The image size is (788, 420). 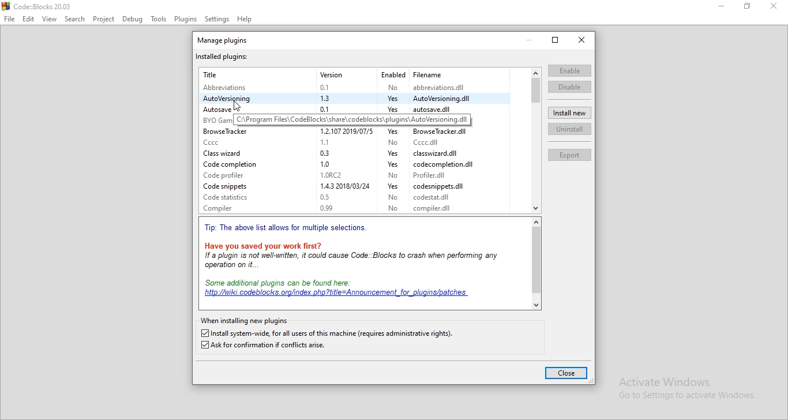 What do you see at coordinates (682, 396) in the screenshot?
I see `Go to Settings to activate Windows` at bounding box center [682, 396].